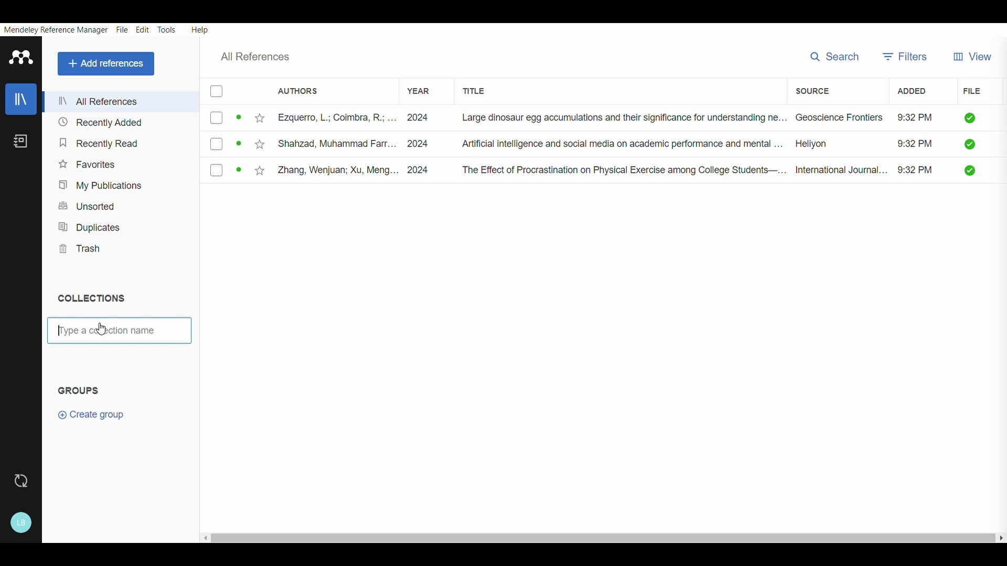  I want to click on Duplicates, so click(88, 224).